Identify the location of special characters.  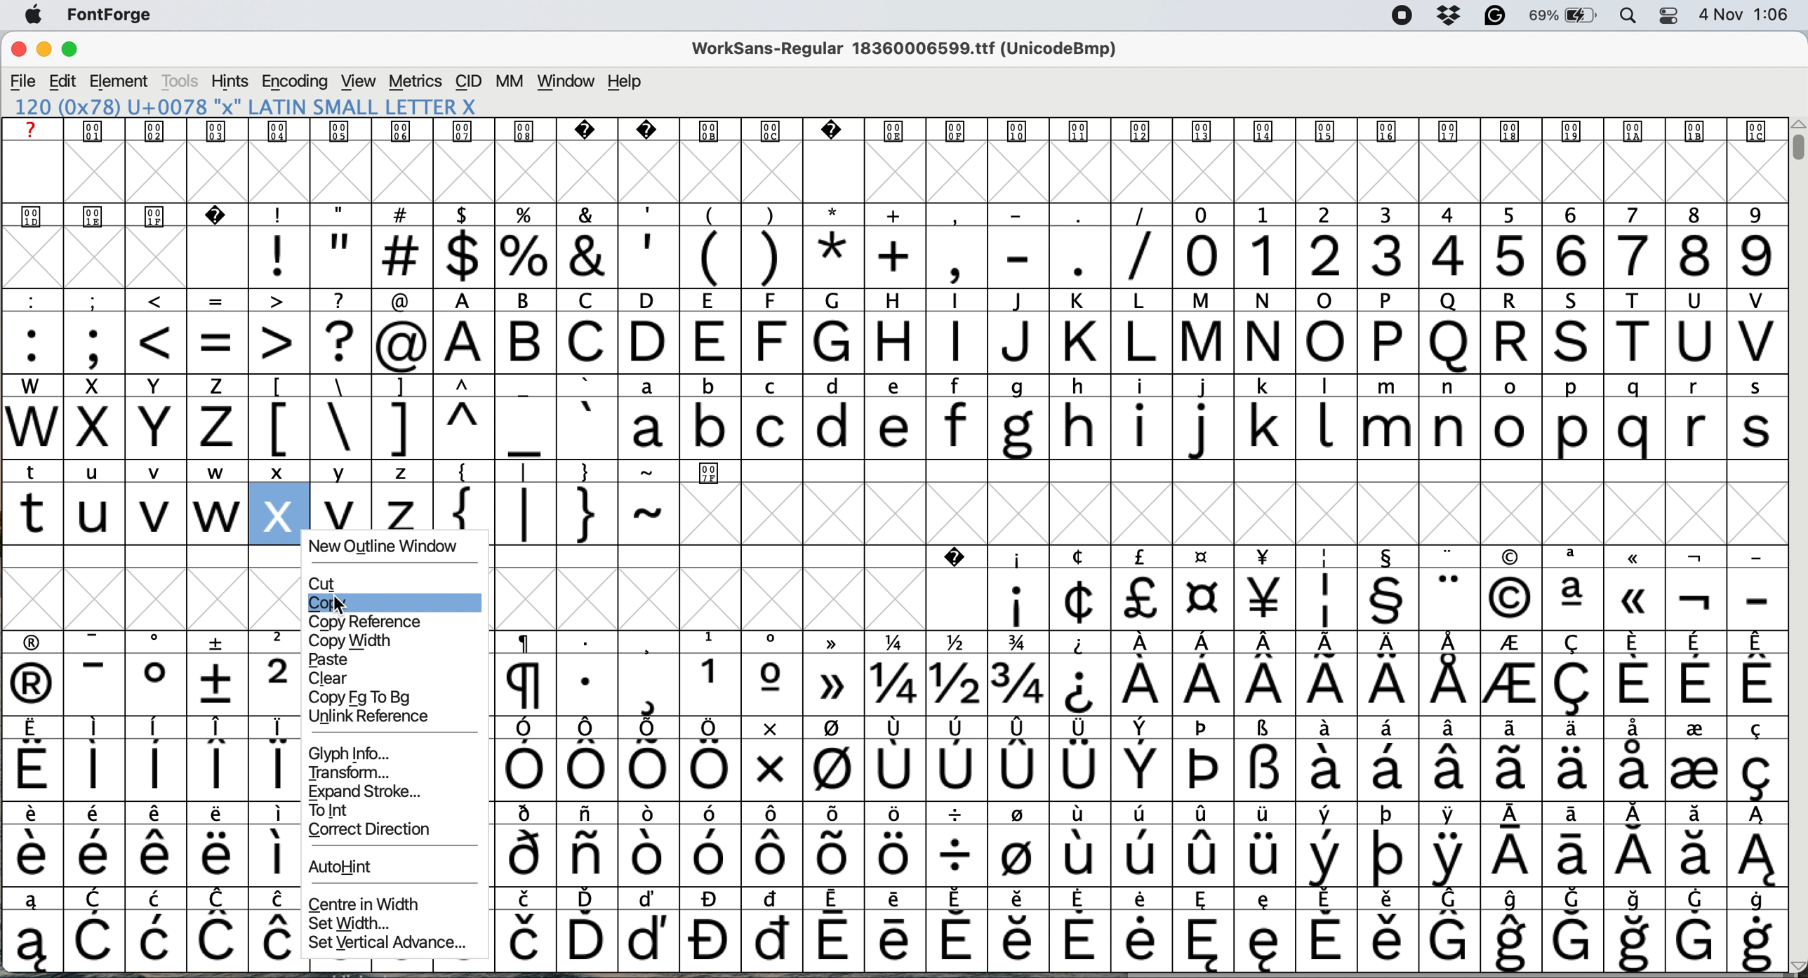
(1140, 941).